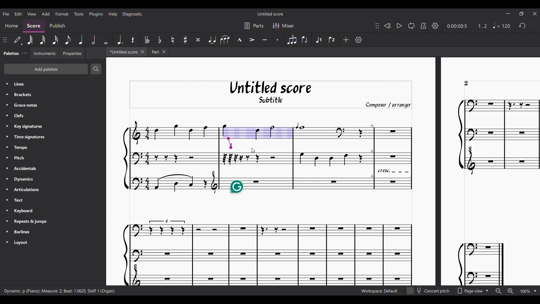 The width and height of the screenshot is (540, 304). Describe the element at coordinates (467, 26) in the screenshot. I see `Current duration and ratio` at that location.